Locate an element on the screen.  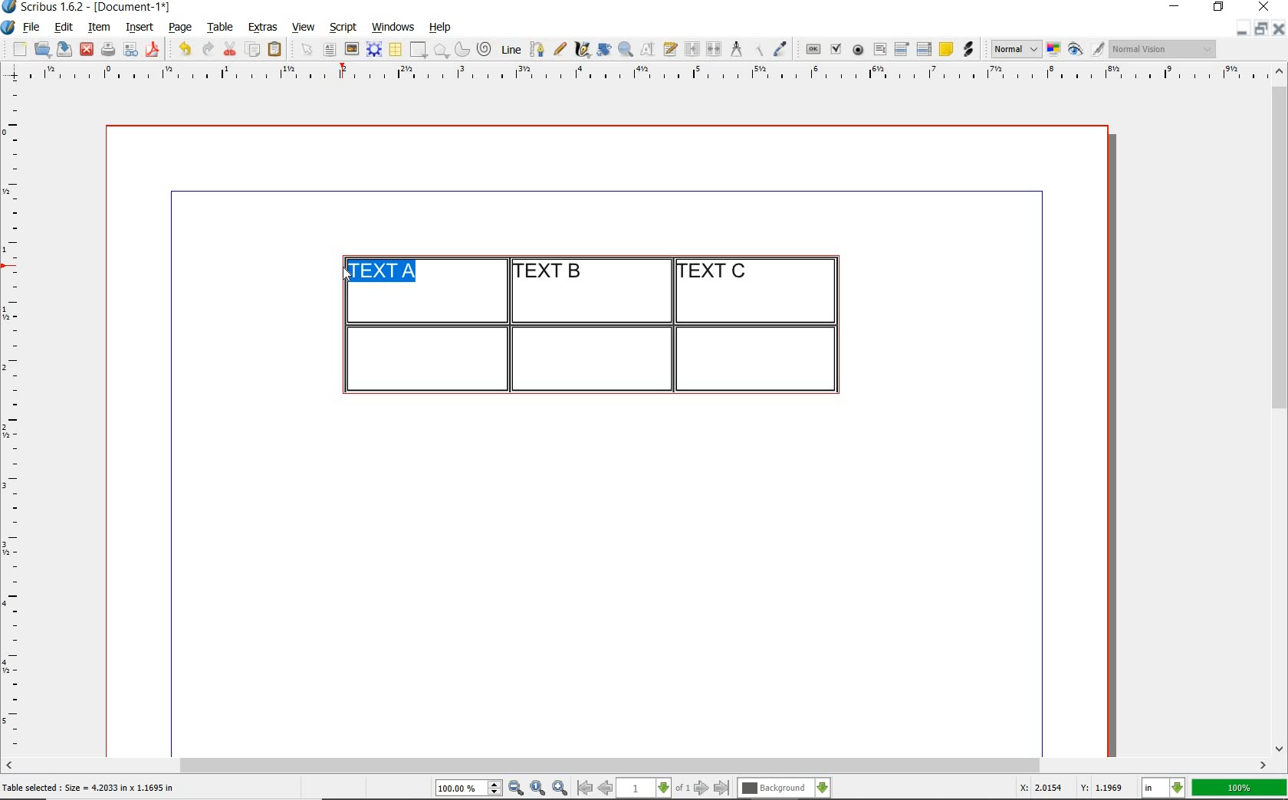
ruler is located at coordinates (654, 74).